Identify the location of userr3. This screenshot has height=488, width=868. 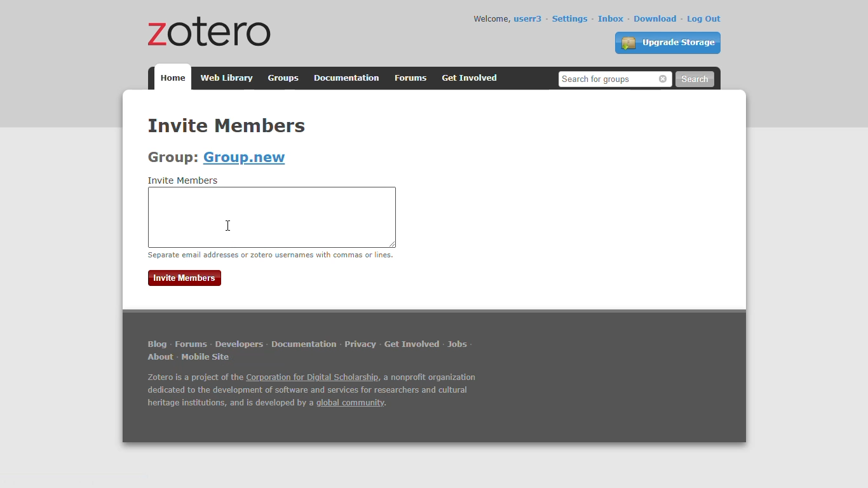
(527, 19).